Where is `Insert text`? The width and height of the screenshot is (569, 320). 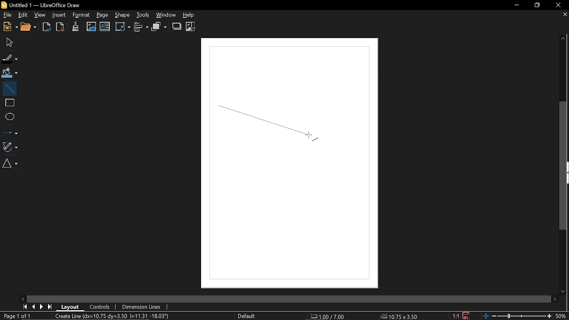 Insert text is located at coordinates (105, 27).